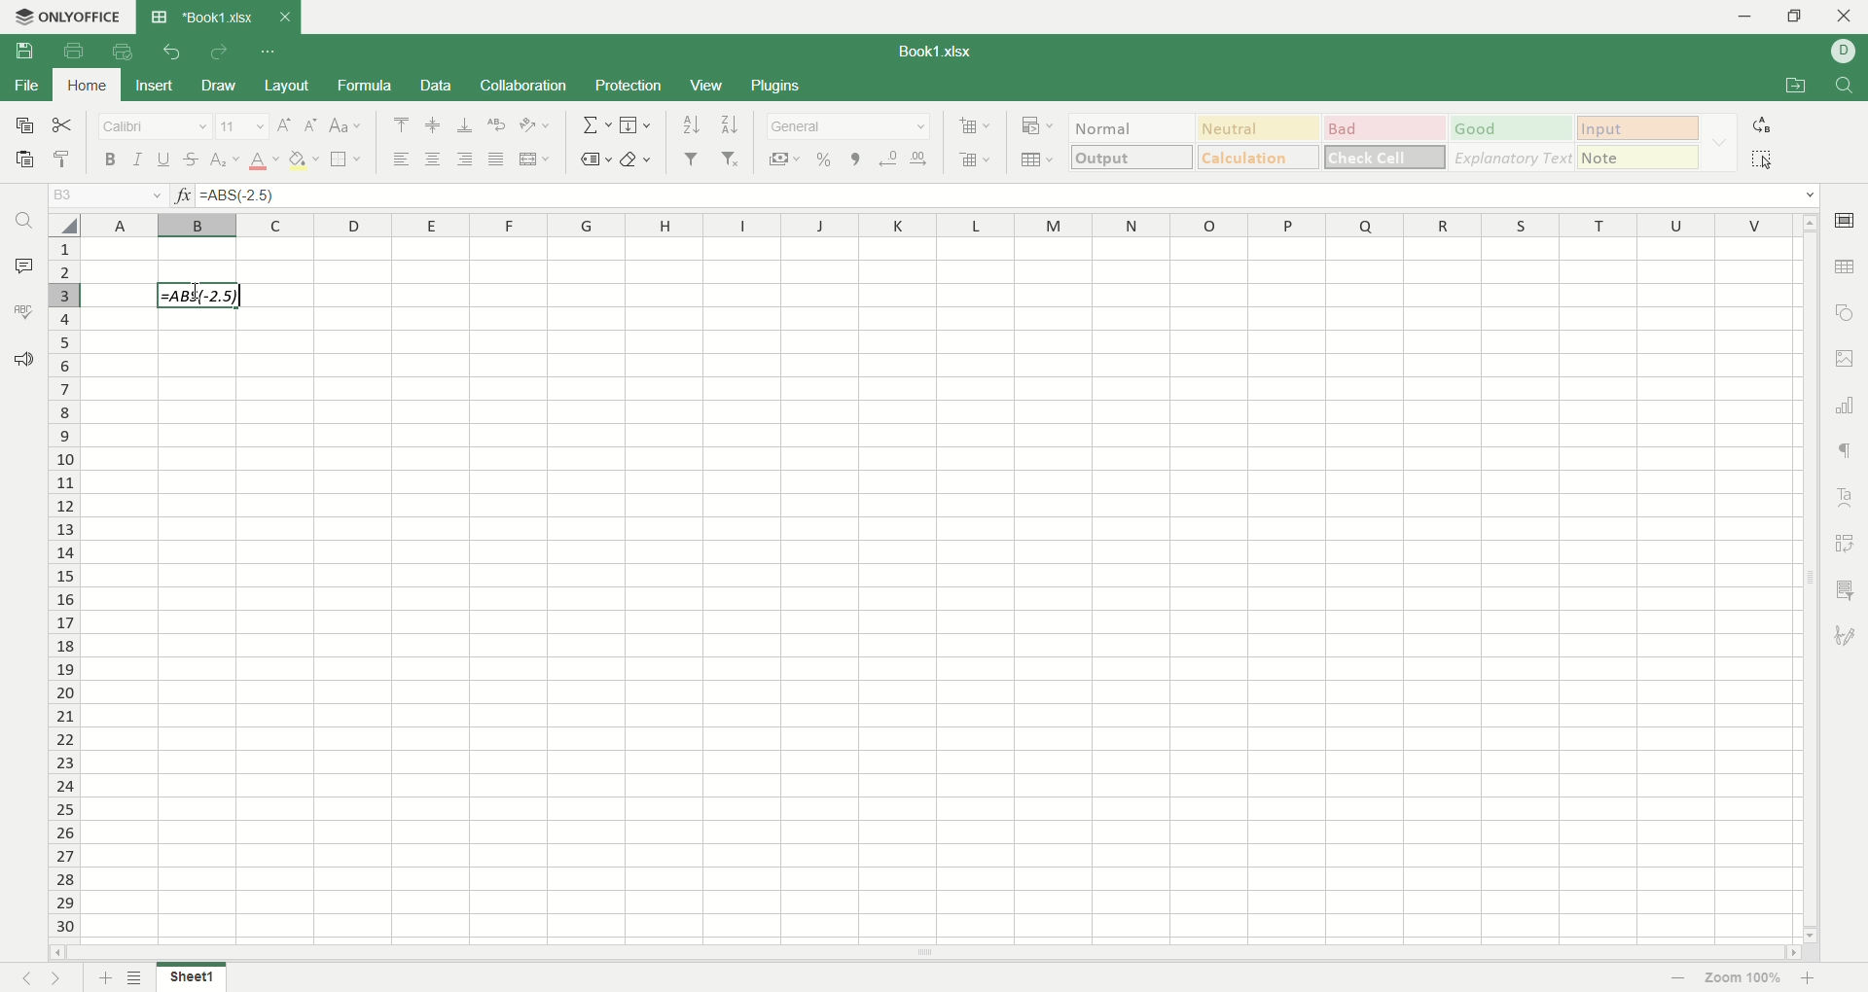  What do you see at coordinates (289, 87) in the screenshot?
I see `layout` at bounding box center [289, 87].